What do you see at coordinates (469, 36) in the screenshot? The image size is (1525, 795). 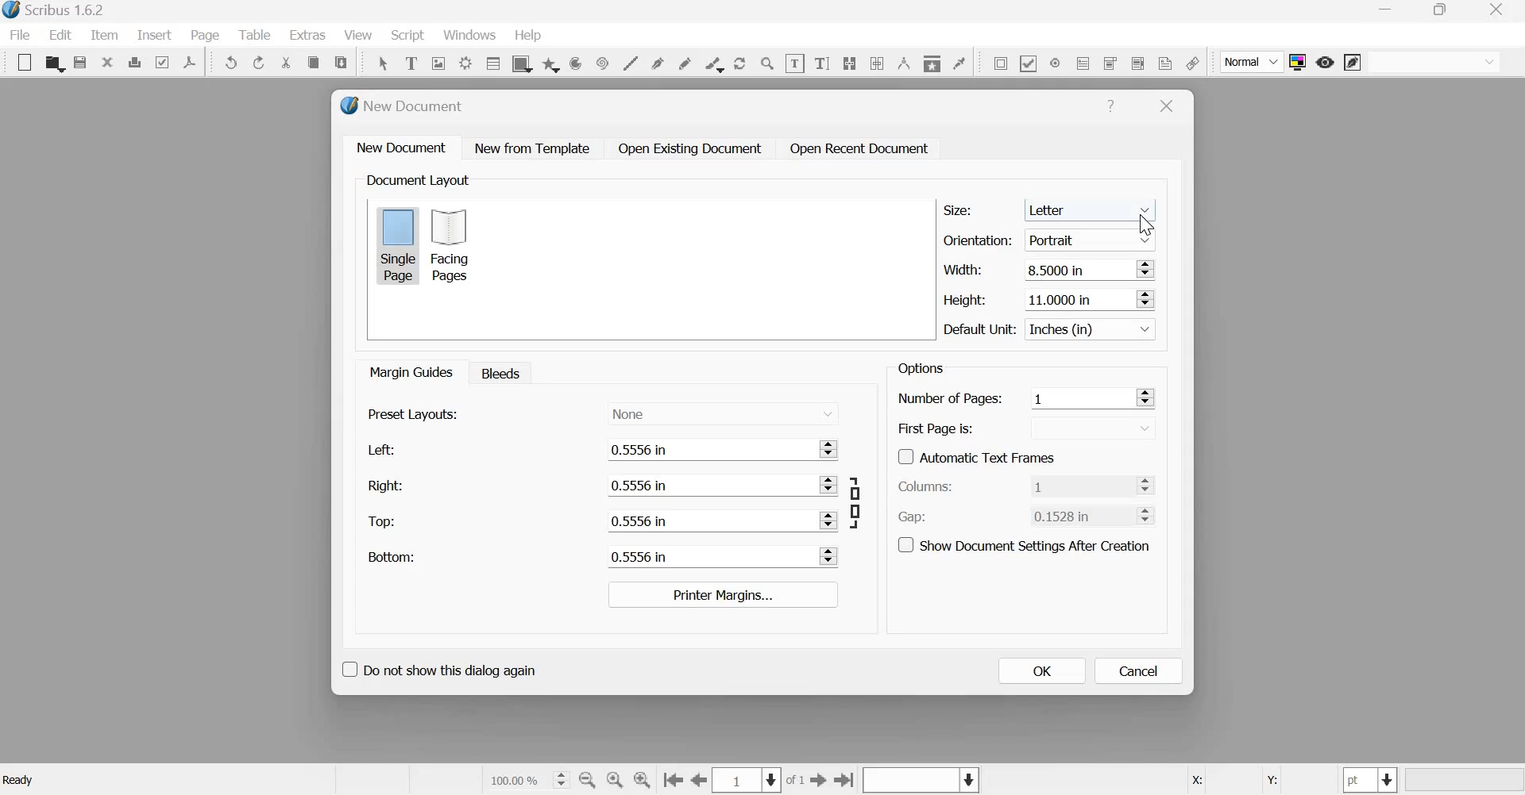 I see `windows` at bounding box center [469, 36].